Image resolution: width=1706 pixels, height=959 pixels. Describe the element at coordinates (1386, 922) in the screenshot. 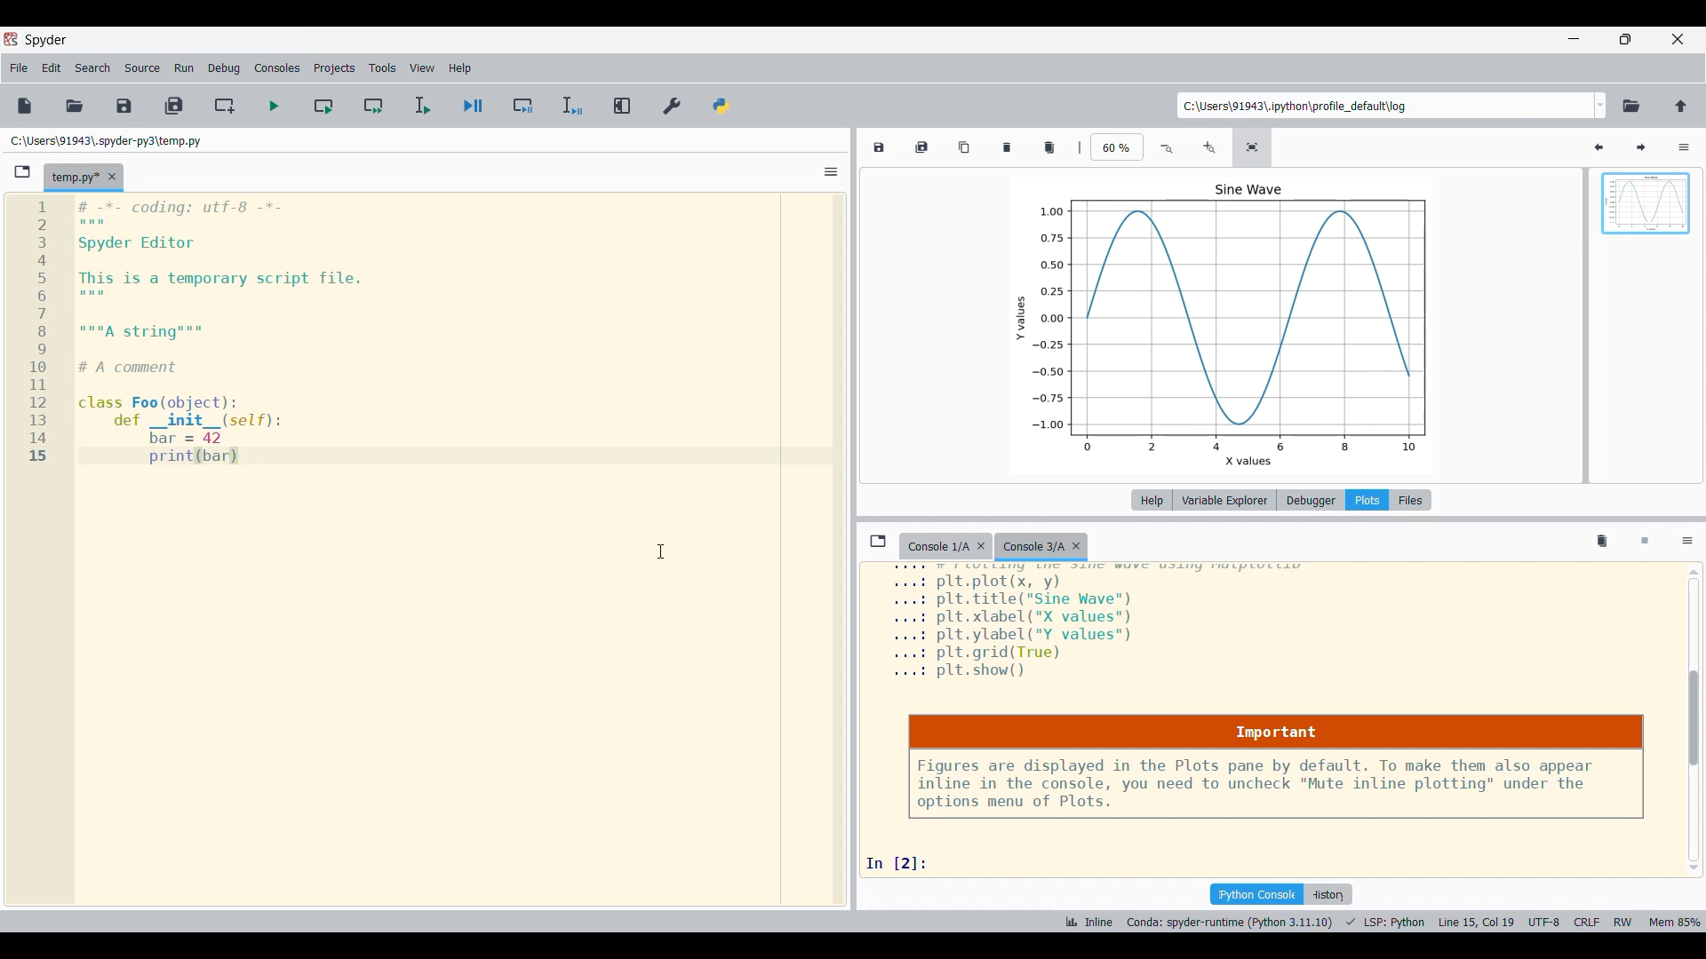

I see `PROGRAMMING LANGUAGE` at that location.